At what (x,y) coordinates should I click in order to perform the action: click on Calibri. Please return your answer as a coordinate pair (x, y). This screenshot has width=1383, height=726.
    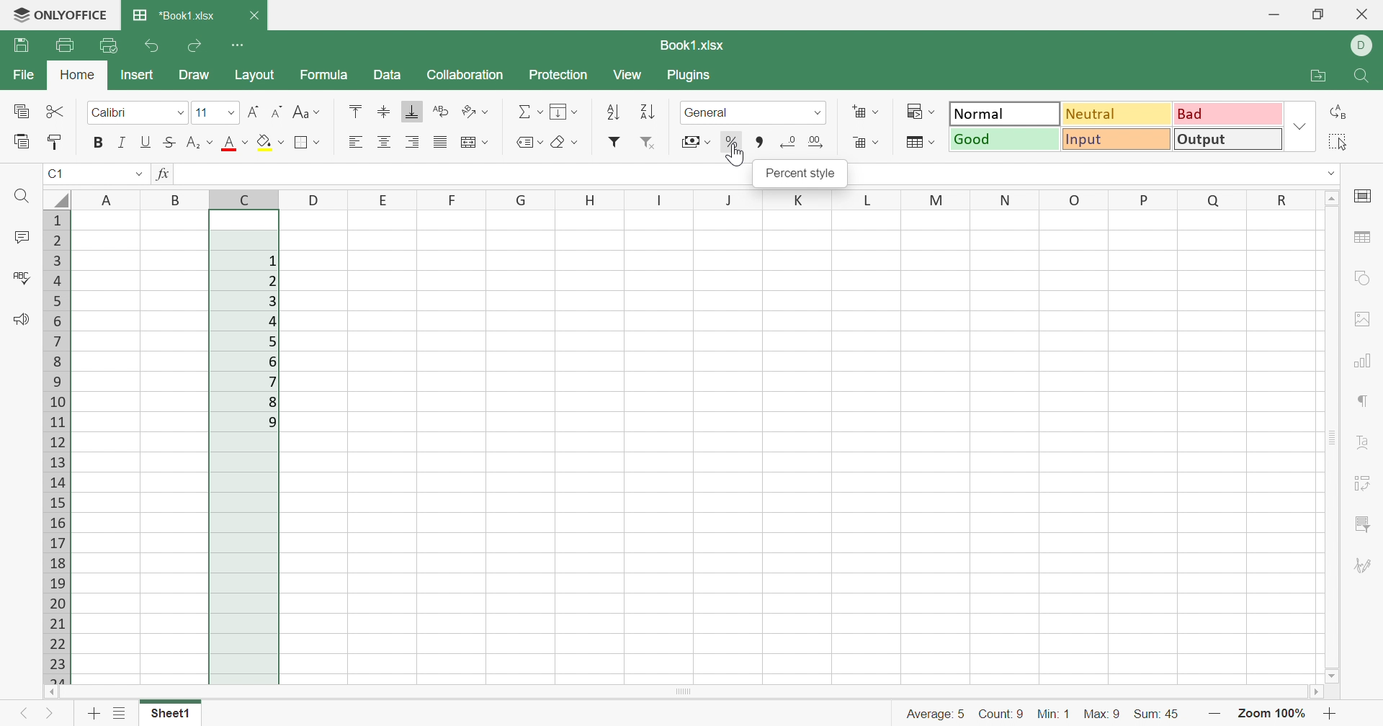
    Looking at the image, I should click on (110, 112).